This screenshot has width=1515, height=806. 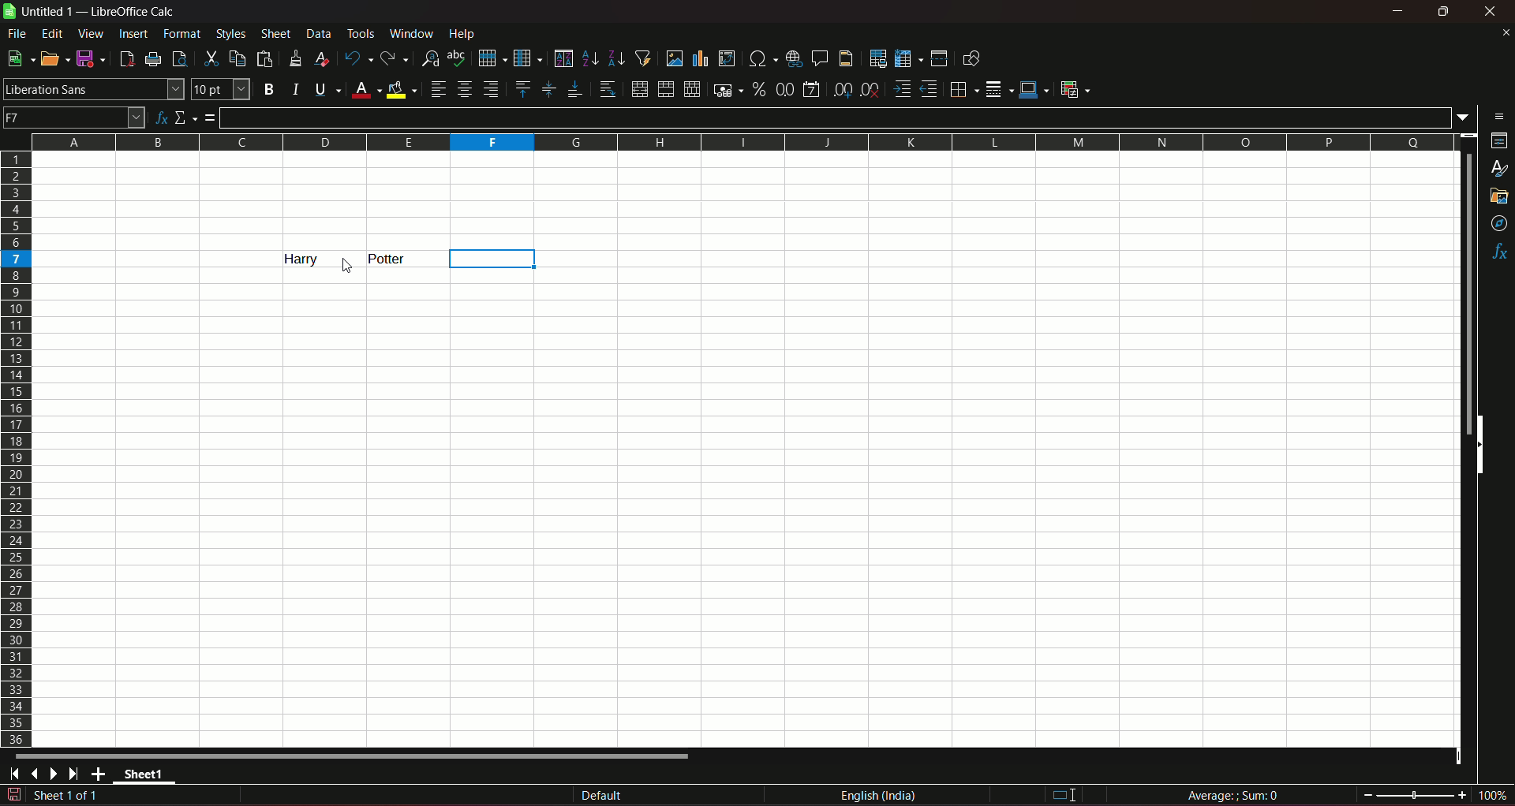 What do you see at coordinates (818, 57) in the screenshot?
I see `insert comment` at bounding box center [818, 57].